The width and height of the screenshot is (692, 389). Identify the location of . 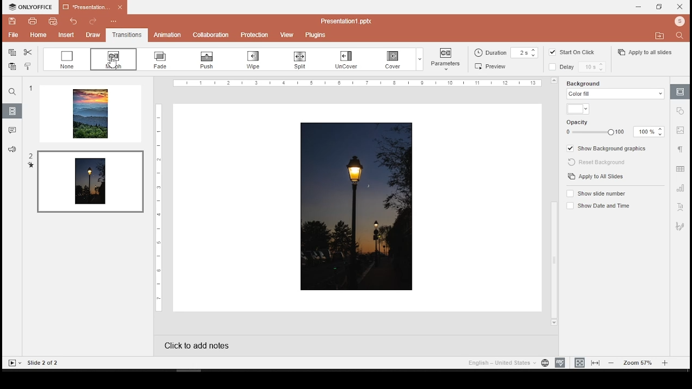
(682, 113).